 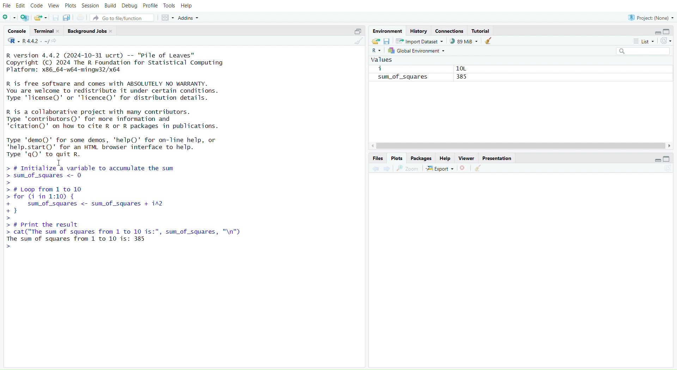 I want to click on save workspace, so click(x=388, y=41).